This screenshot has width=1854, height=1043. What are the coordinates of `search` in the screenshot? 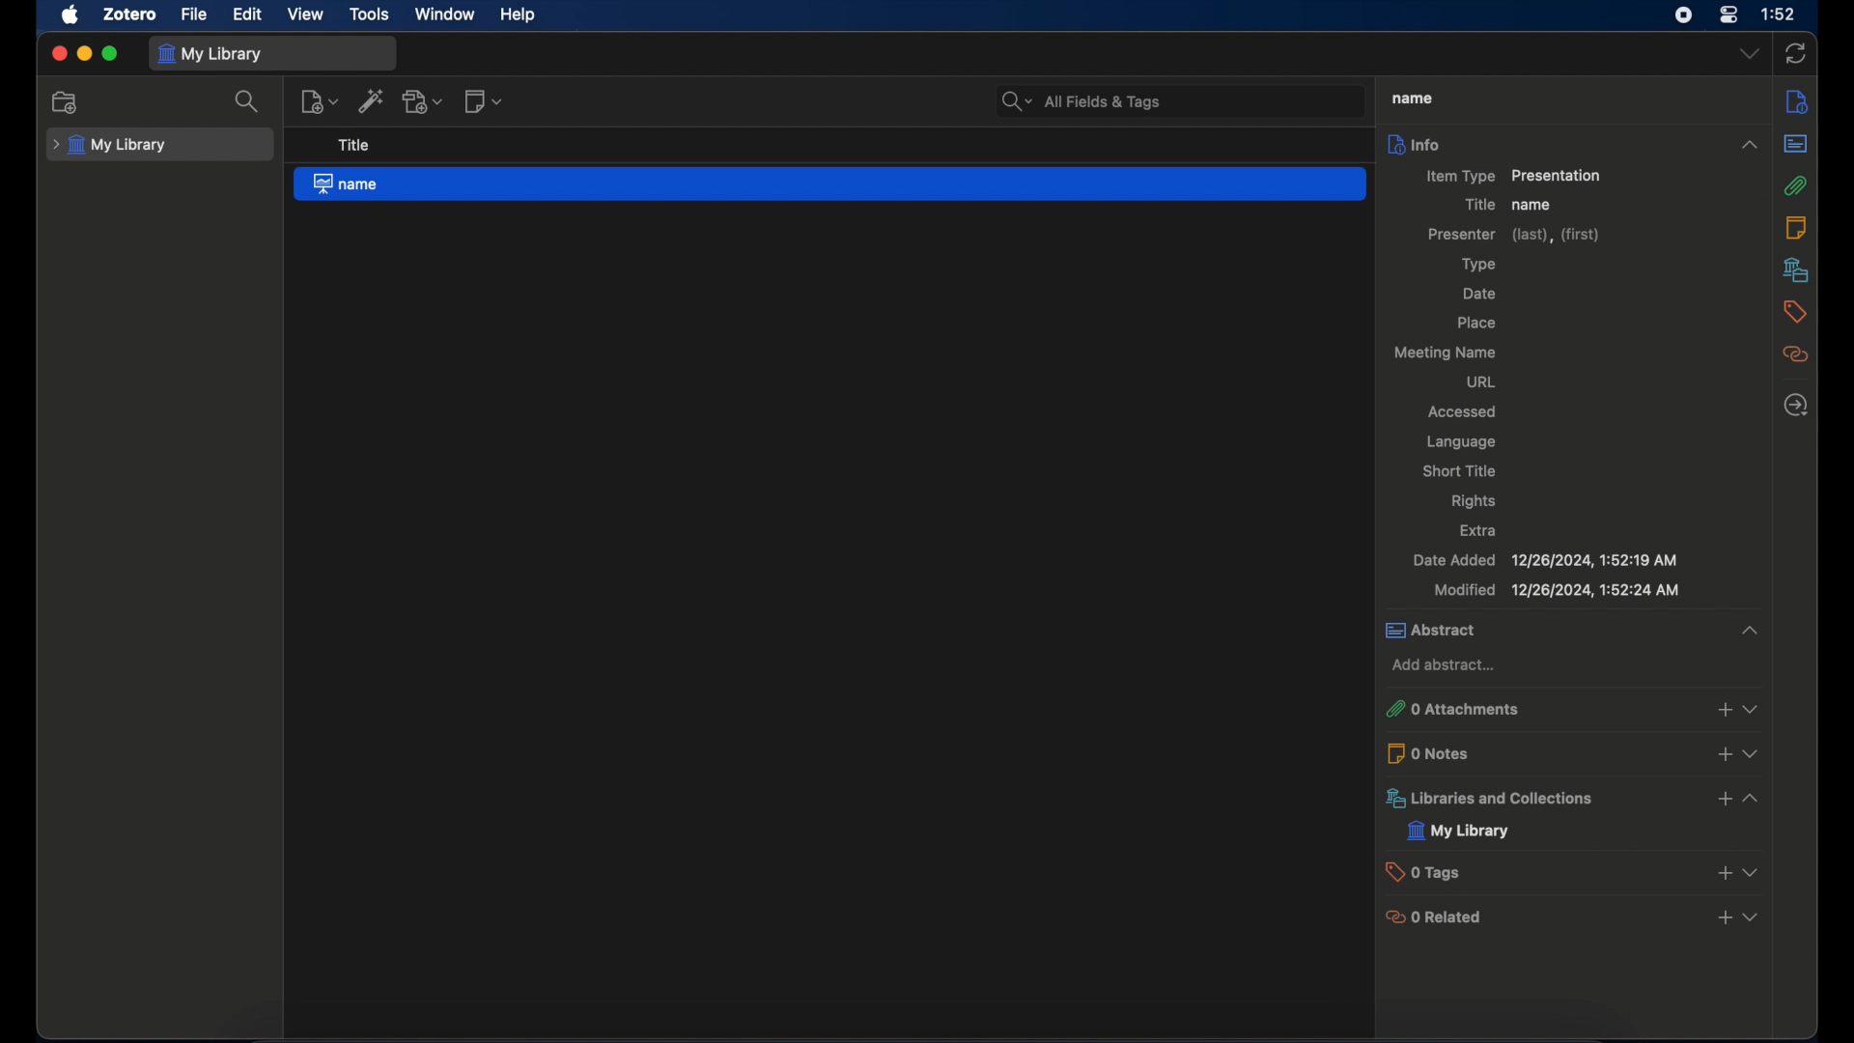 It's located at (250, 102).